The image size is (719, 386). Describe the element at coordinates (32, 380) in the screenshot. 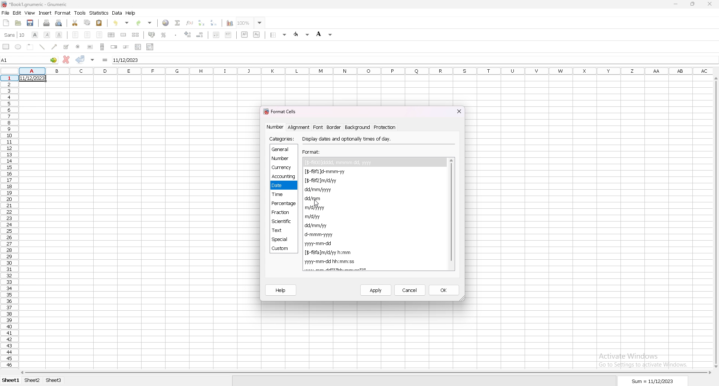

I see `sheet 2` at that location.